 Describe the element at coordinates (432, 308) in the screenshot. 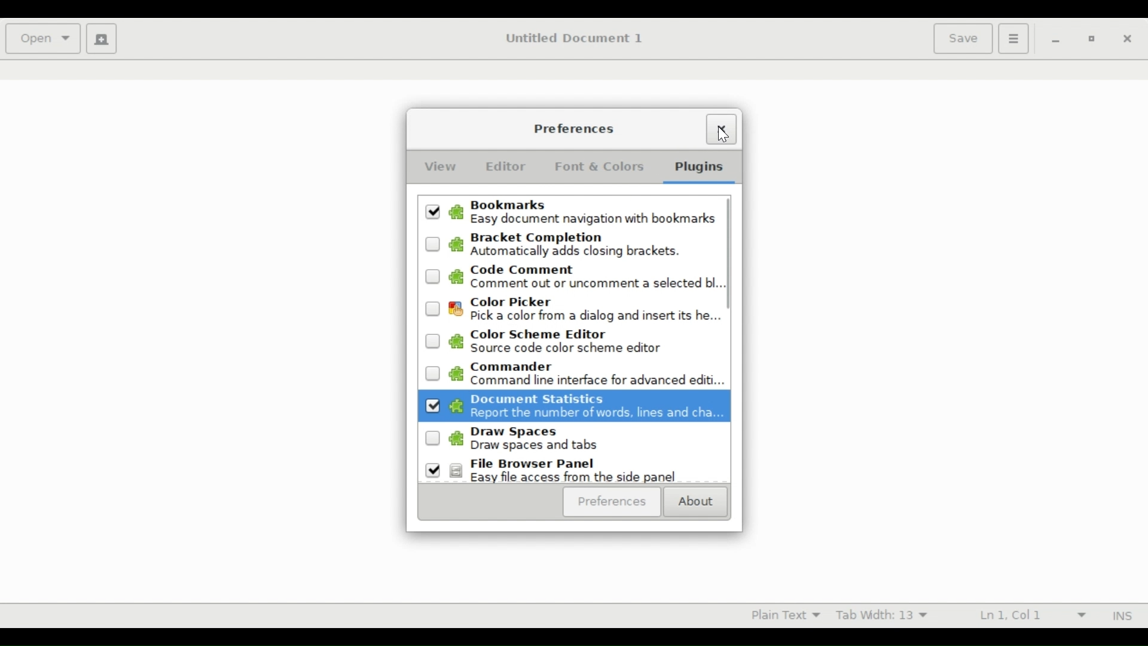

I see `Unselected` at that location.